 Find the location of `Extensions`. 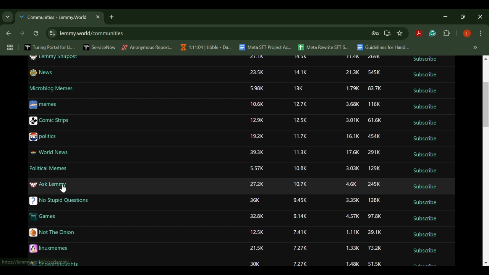

Extensions is located at coordinates (447, 34).